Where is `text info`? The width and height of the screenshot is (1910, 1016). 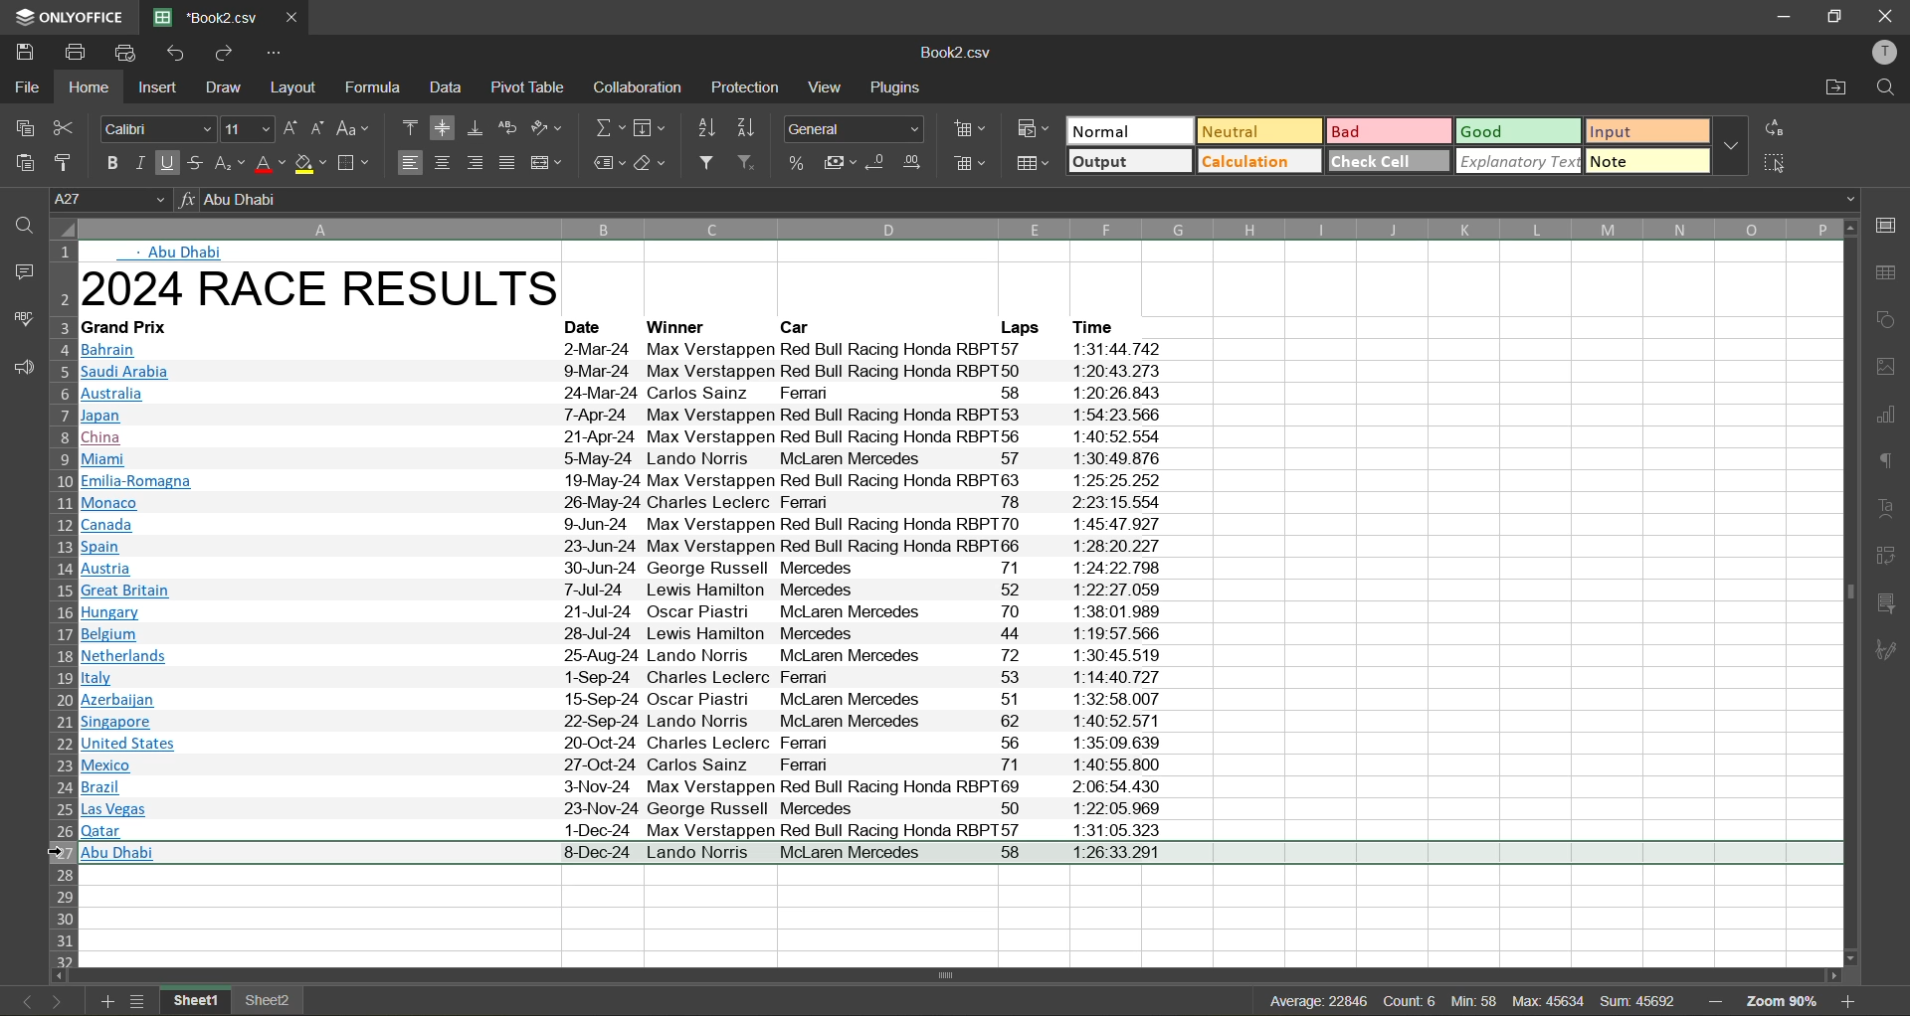 text info is located at coordinates (620, 765).